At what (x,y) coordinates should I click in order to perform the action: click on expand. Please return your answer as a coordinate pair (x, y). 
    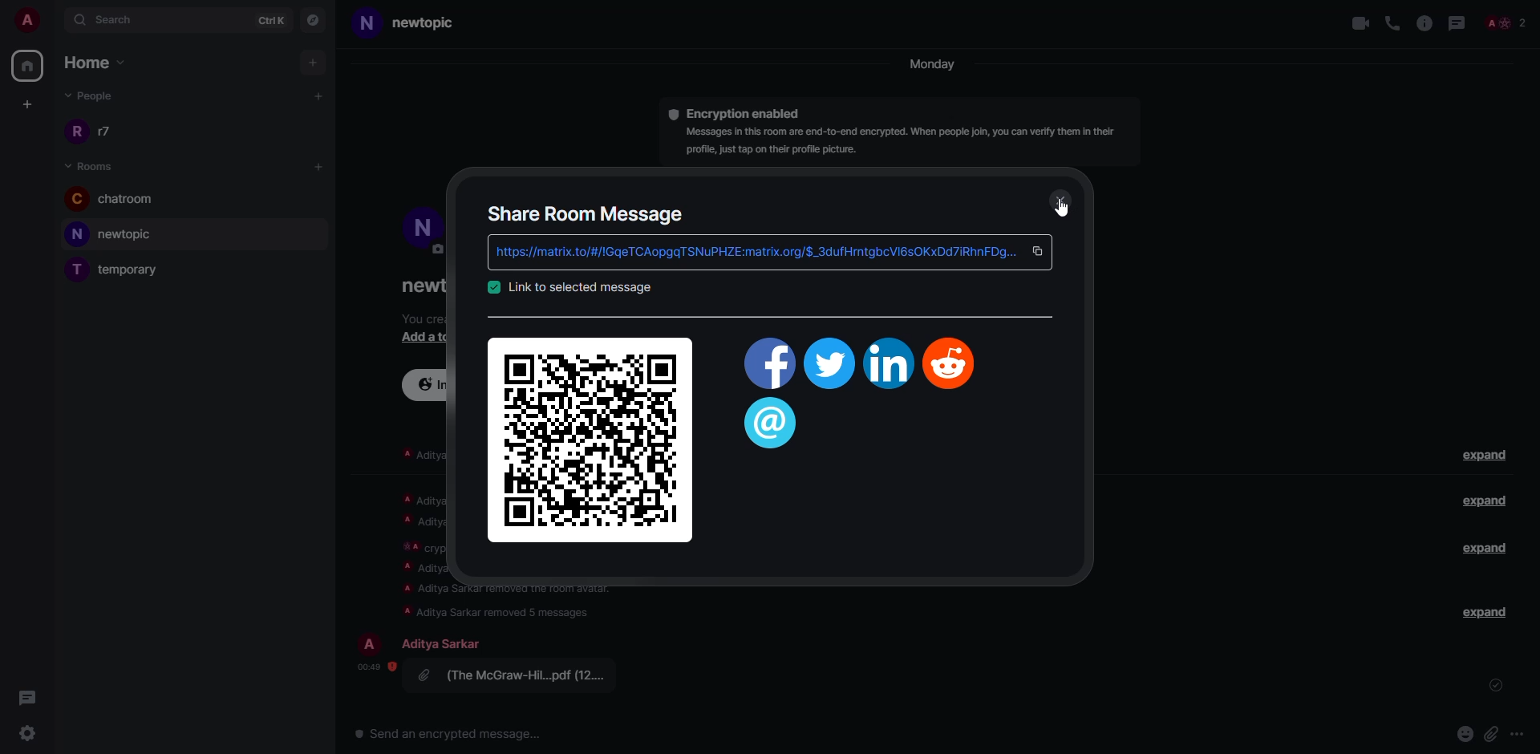
    Looking at the image, I should click on (1487, 612).